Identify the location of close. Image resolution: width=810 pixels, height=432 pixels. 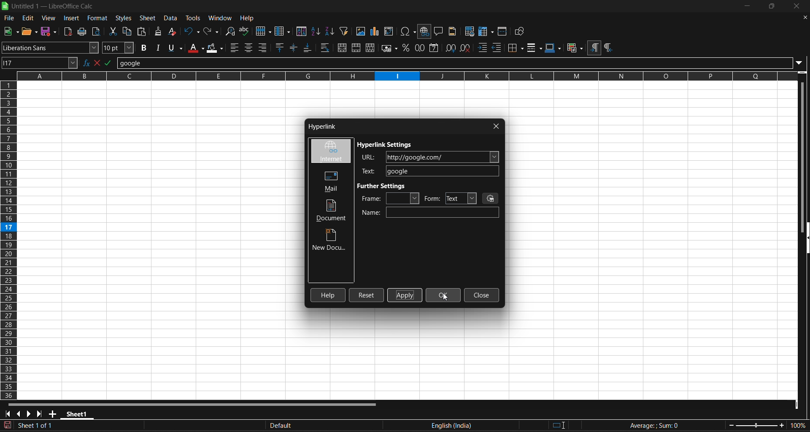
(795, 6).